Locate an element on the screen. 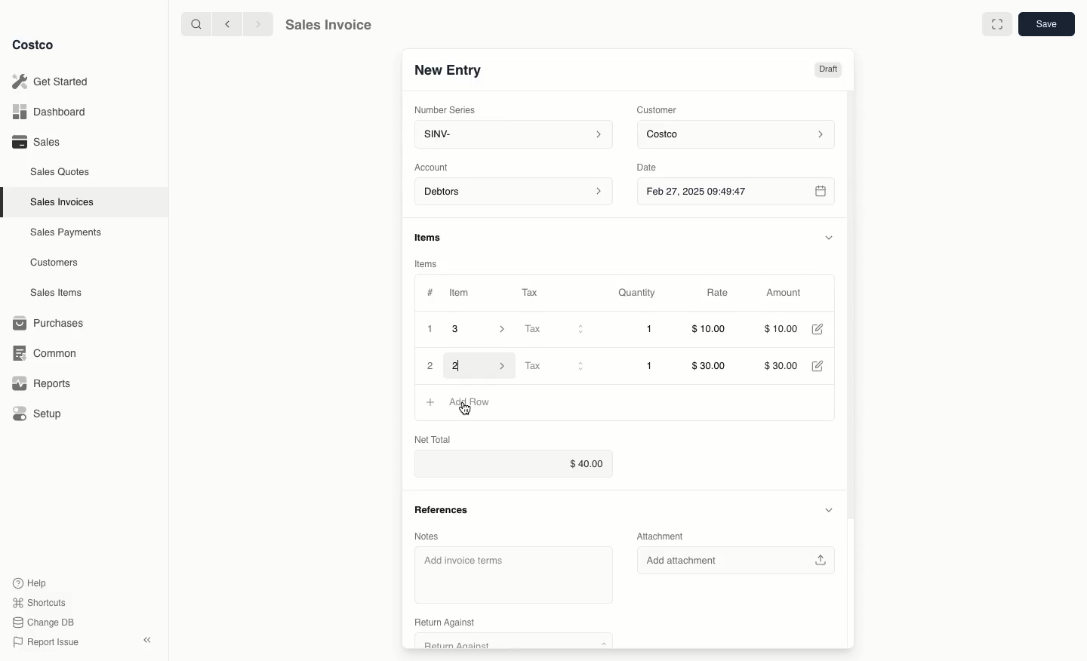 The width and height of the screenshot is (1087, 661). Sales Quotes is located at coordinates (61, 171).